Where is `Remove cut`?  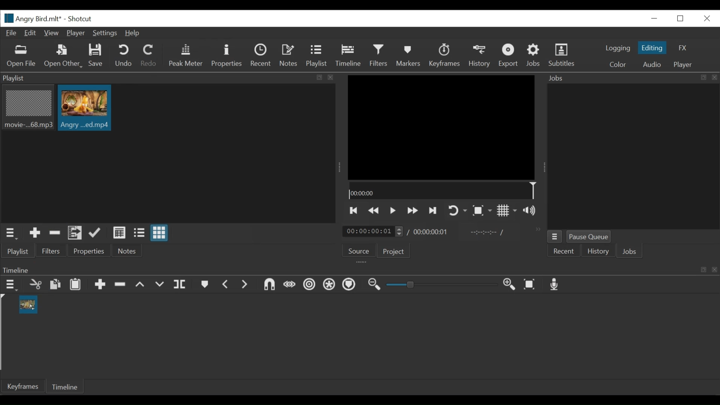
Remove cut is located at coordinates (55, 233).